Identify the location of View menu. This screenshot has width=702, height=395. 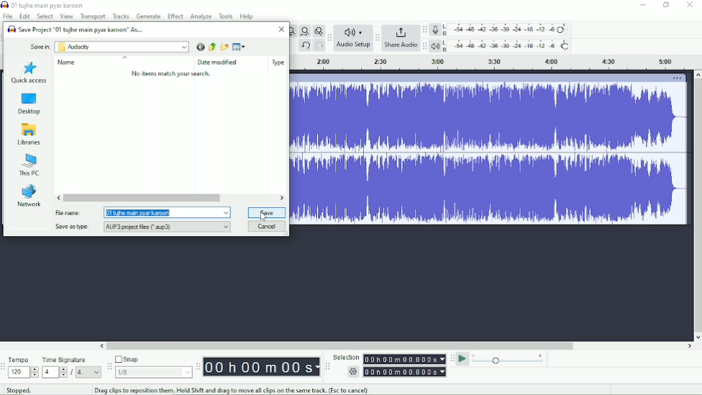
(239, 46).